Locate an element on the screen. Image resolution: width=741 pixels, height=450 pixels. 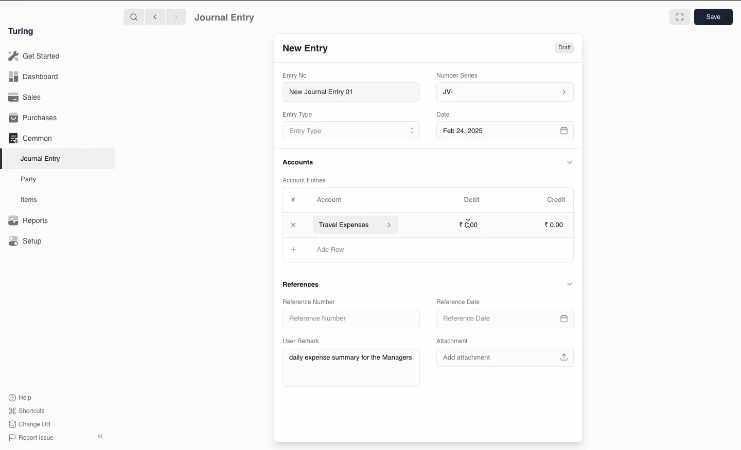
Feb 24, 2025 is located at coordinates (506, 132).